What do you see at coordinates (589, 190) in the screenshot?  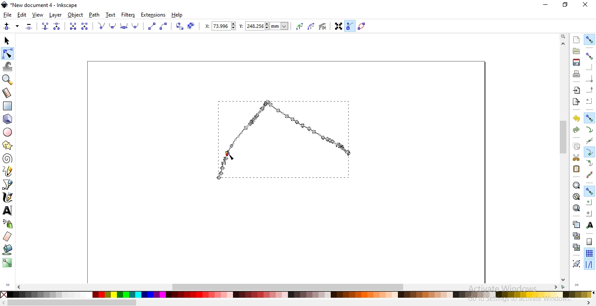 I see `snap other points` at bounding box center [589, 190].